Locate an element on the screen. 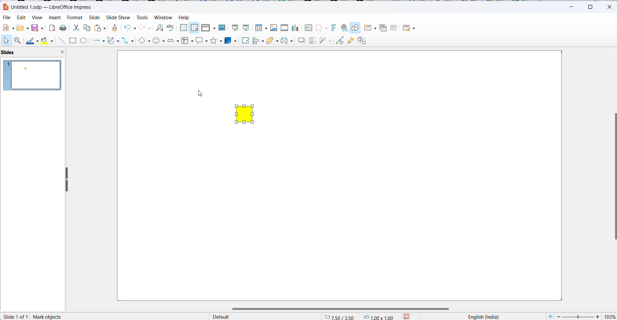  help is located at coordinates (184, 17).